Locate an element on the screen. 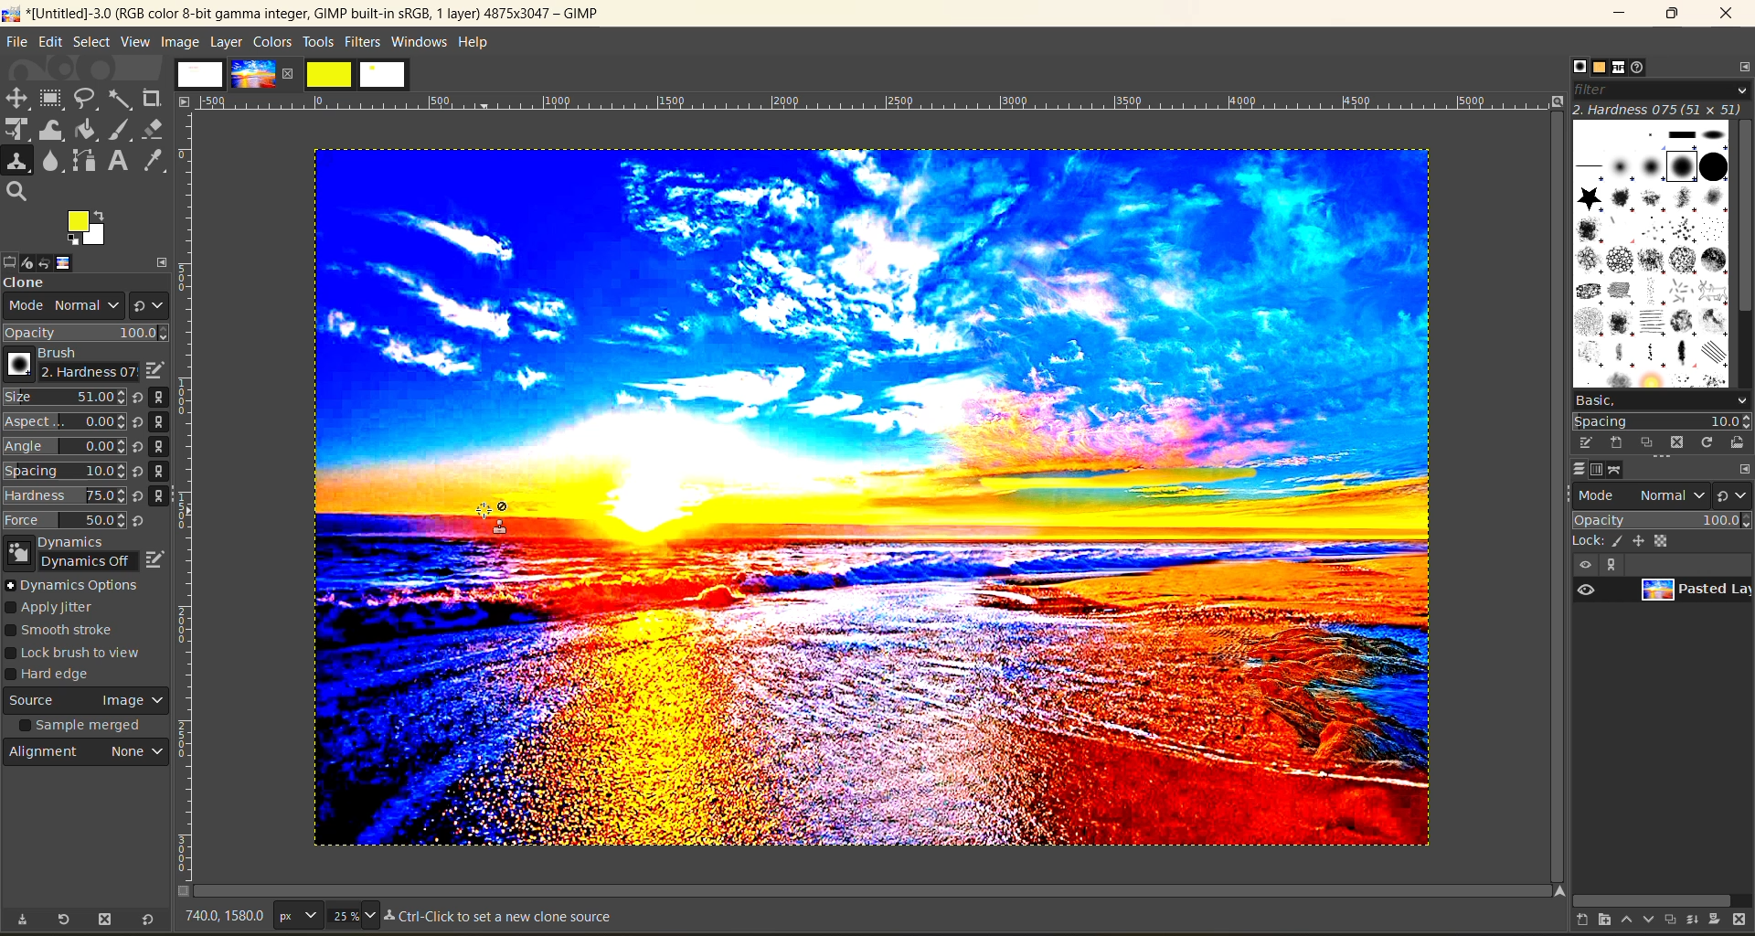 Image resolution: width=1755 pixels, height=936 pixels. tools is located at coordinates (318, 42).